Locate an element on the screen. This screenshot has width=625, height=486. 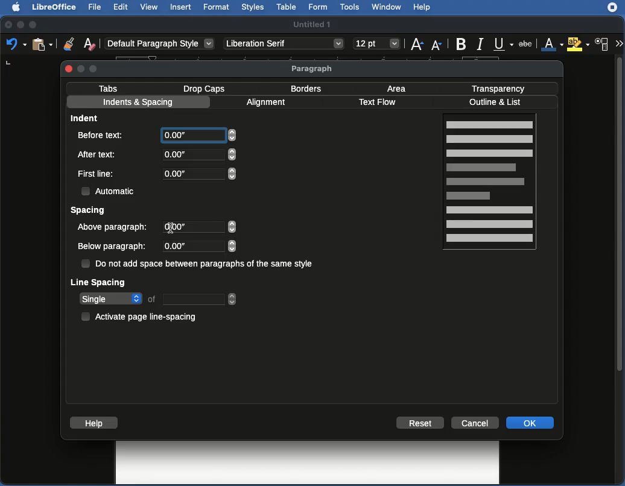
Automatic is located at coordinates (109, 190).